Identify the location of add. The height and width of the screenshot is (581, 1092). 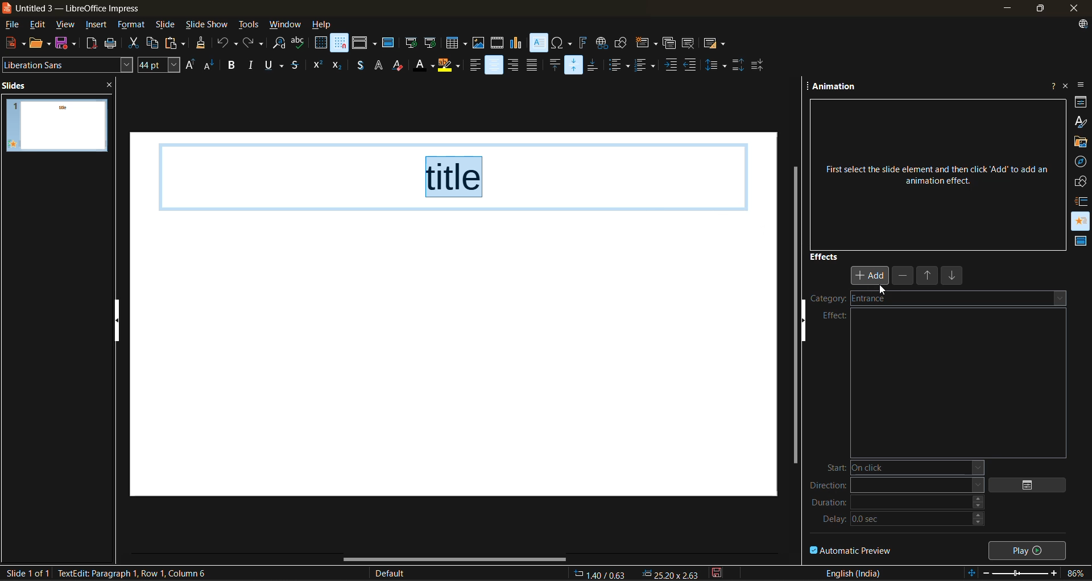
(871, 275).